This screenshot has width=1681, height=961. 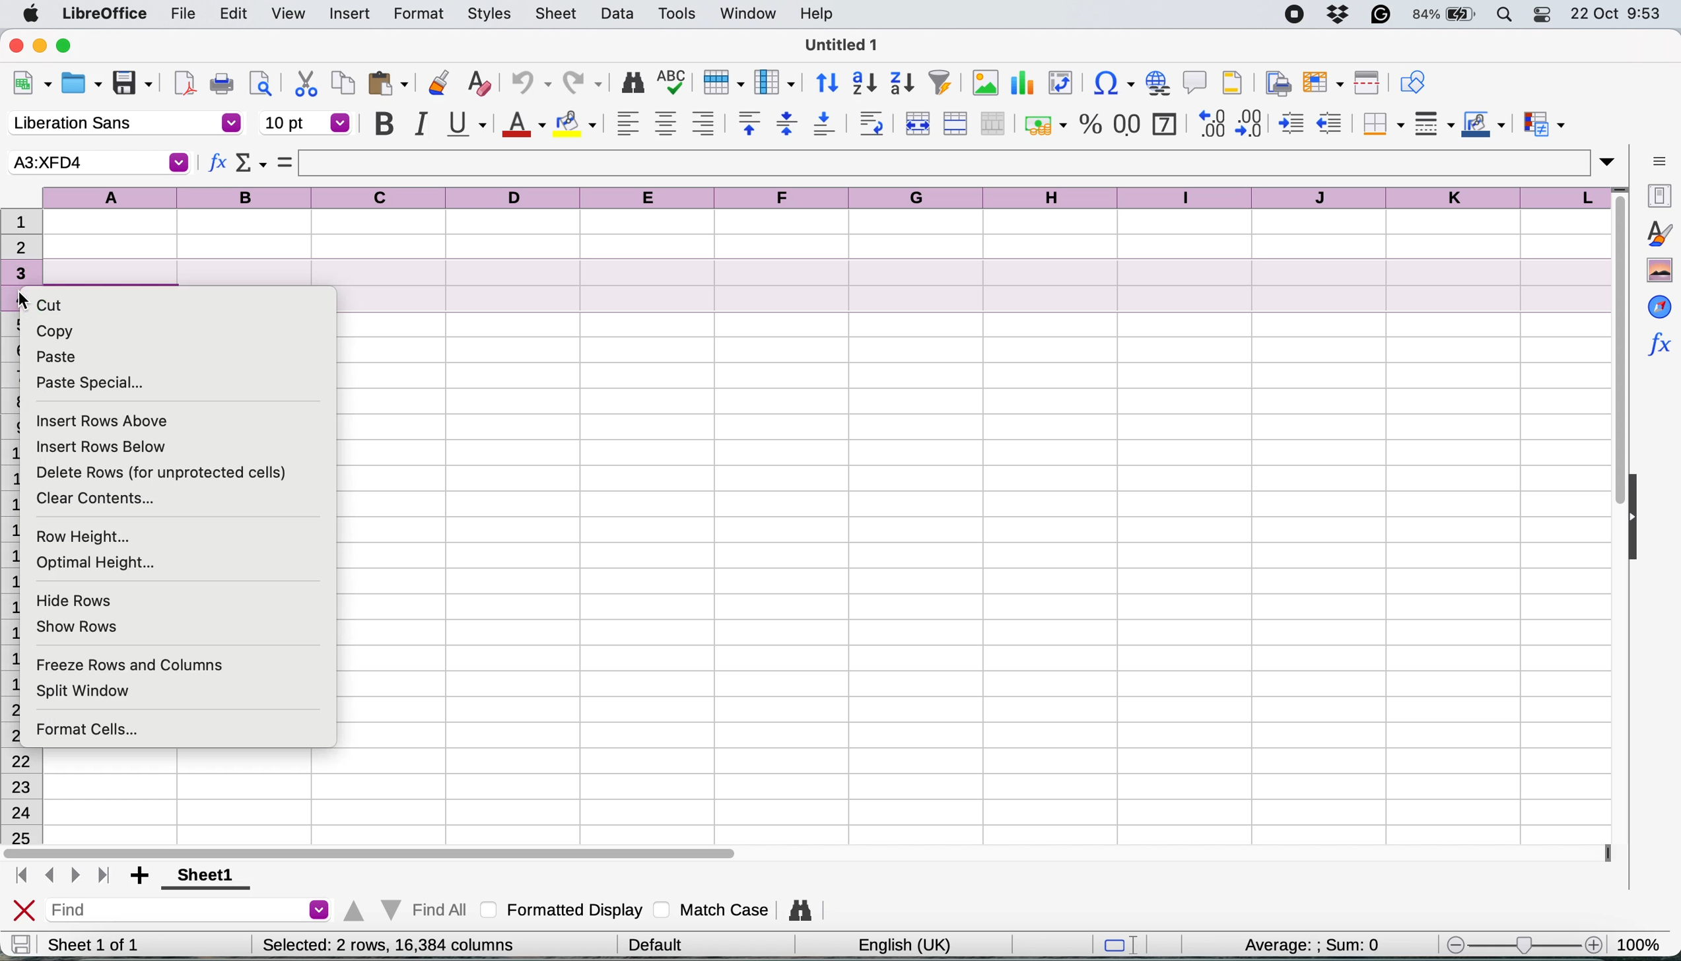 I want to click on split window, so click(x=1364, y=83).